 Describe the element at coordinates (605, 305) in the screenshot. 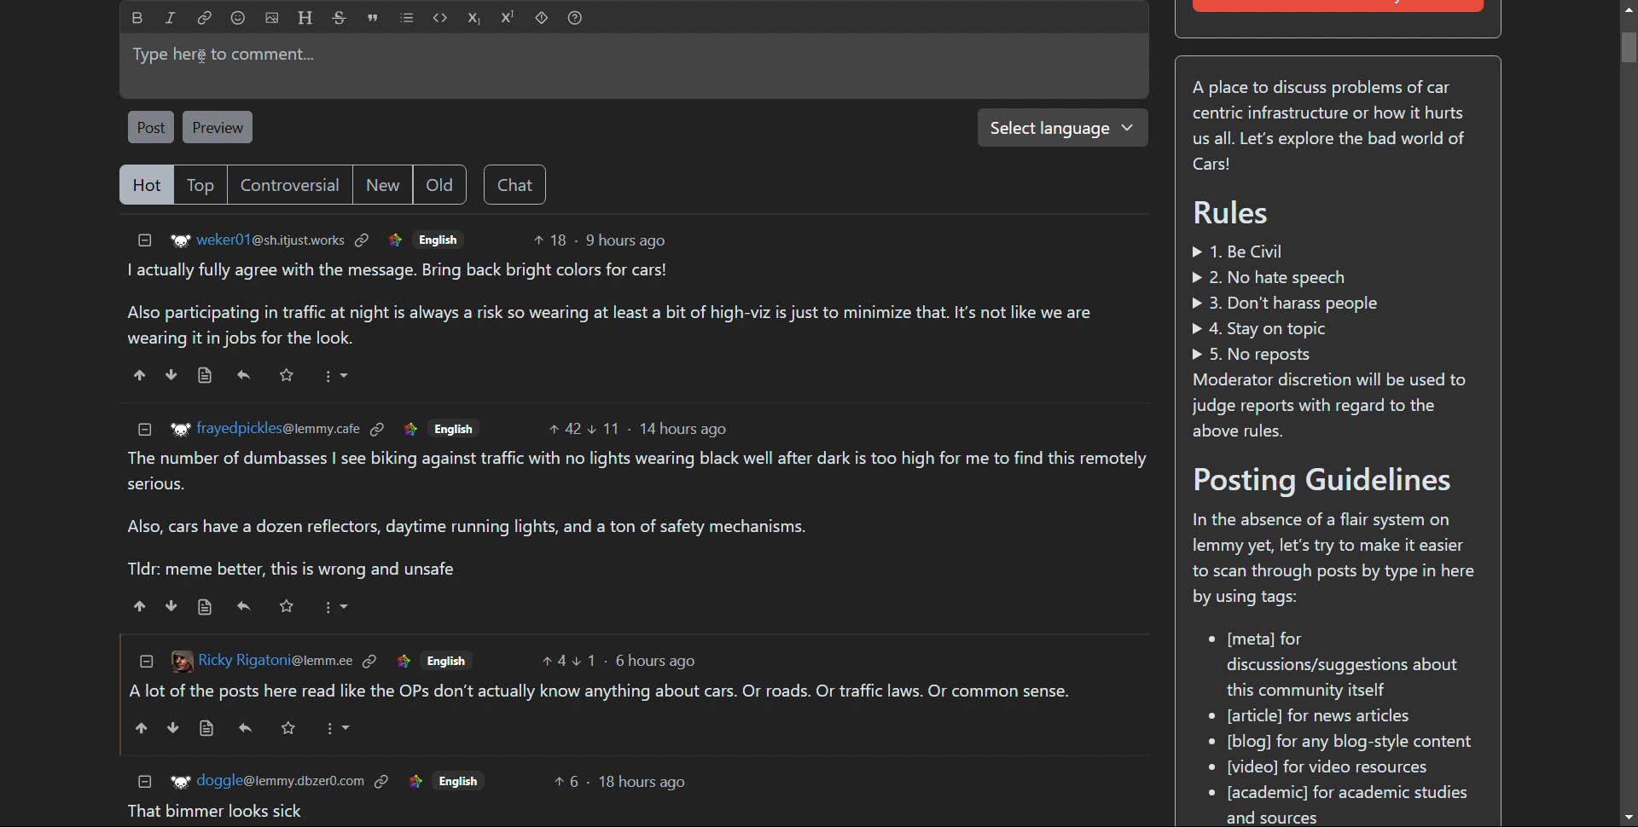

I see `I actually fully agree with the message. Bring back bright colors for cars!
Also participating in traffic at night is always a risk so wearing at least a bit of high-viz is just to minimize that. It's not like we are
wearing it in jobs for the look.` at that location.